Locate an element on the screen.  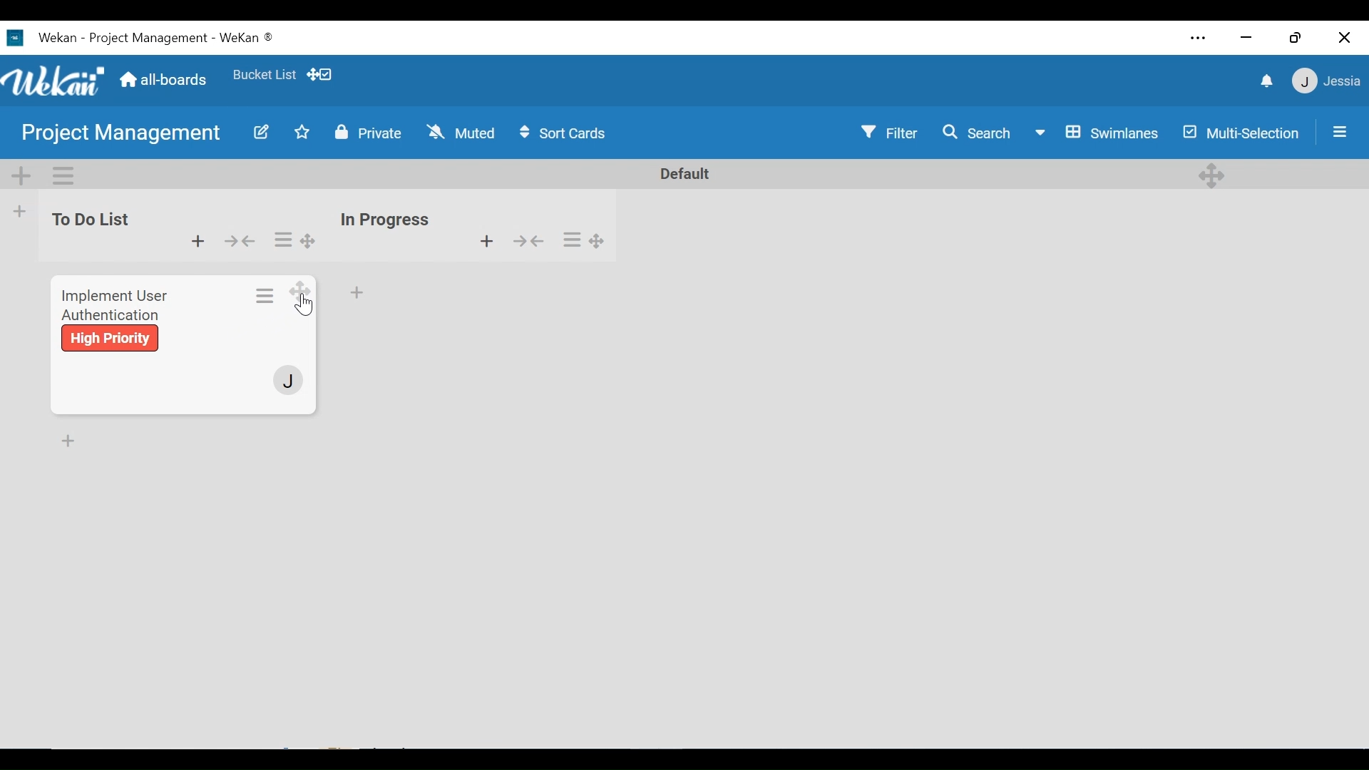
add card to the bottom of the list is located at coordinates (358, 292).